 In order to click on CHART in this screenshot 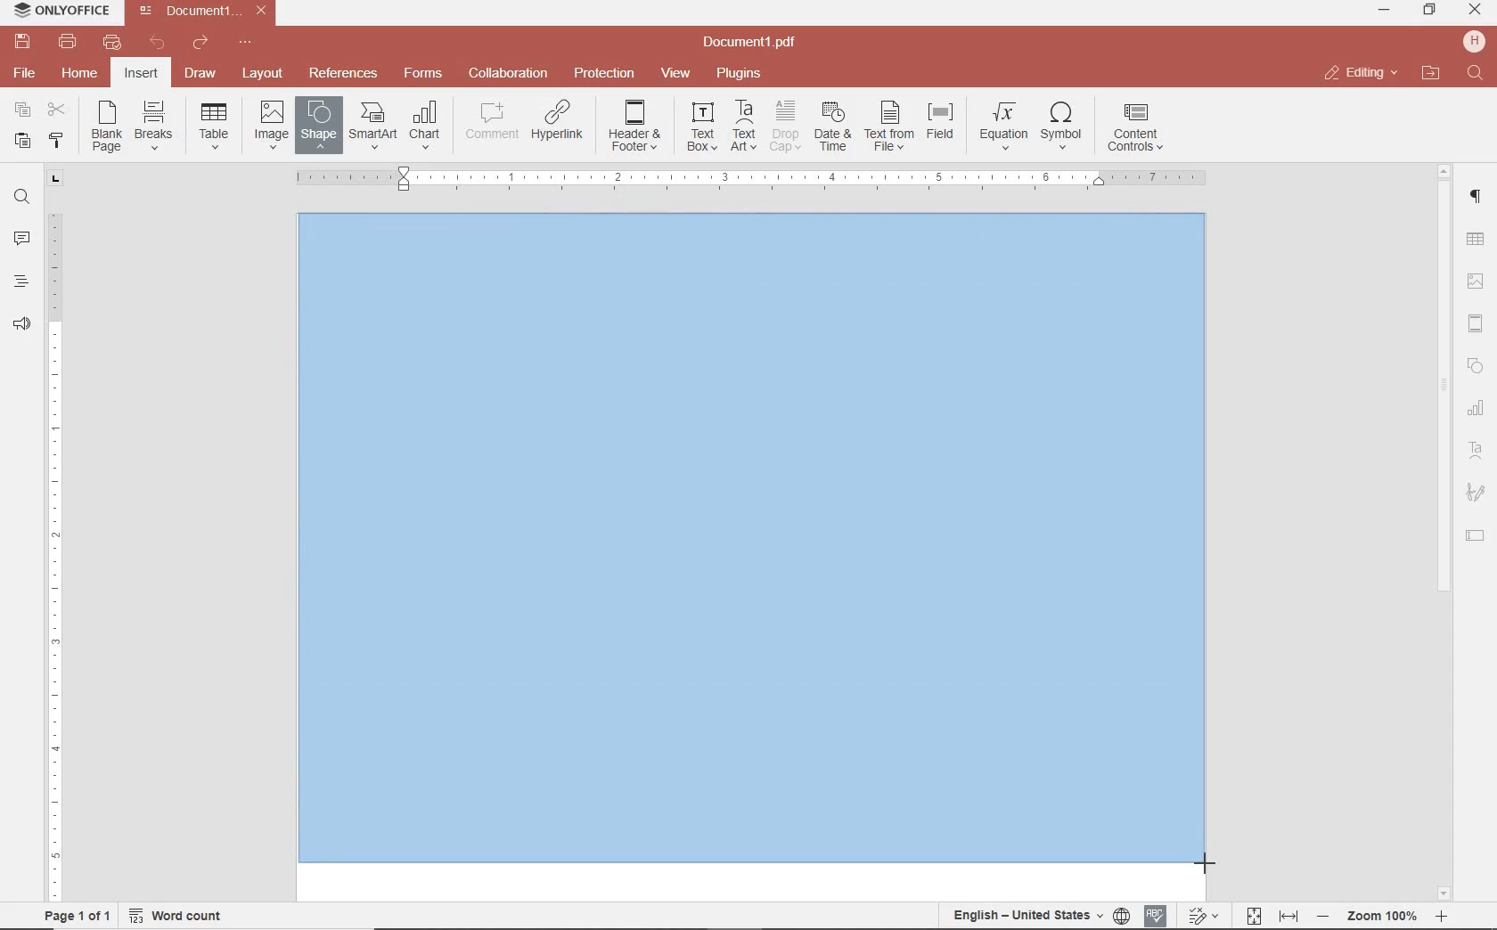, I will do `click(1477, 409)`.